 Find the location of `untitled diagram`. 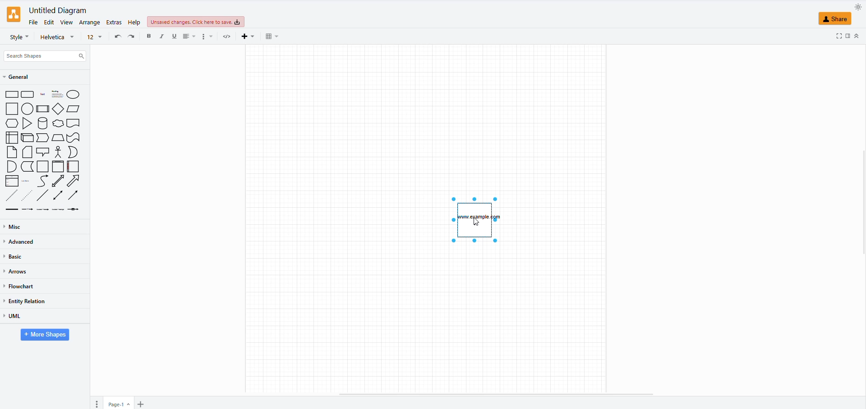

untitled diagram is located at coordinates (57, 11).